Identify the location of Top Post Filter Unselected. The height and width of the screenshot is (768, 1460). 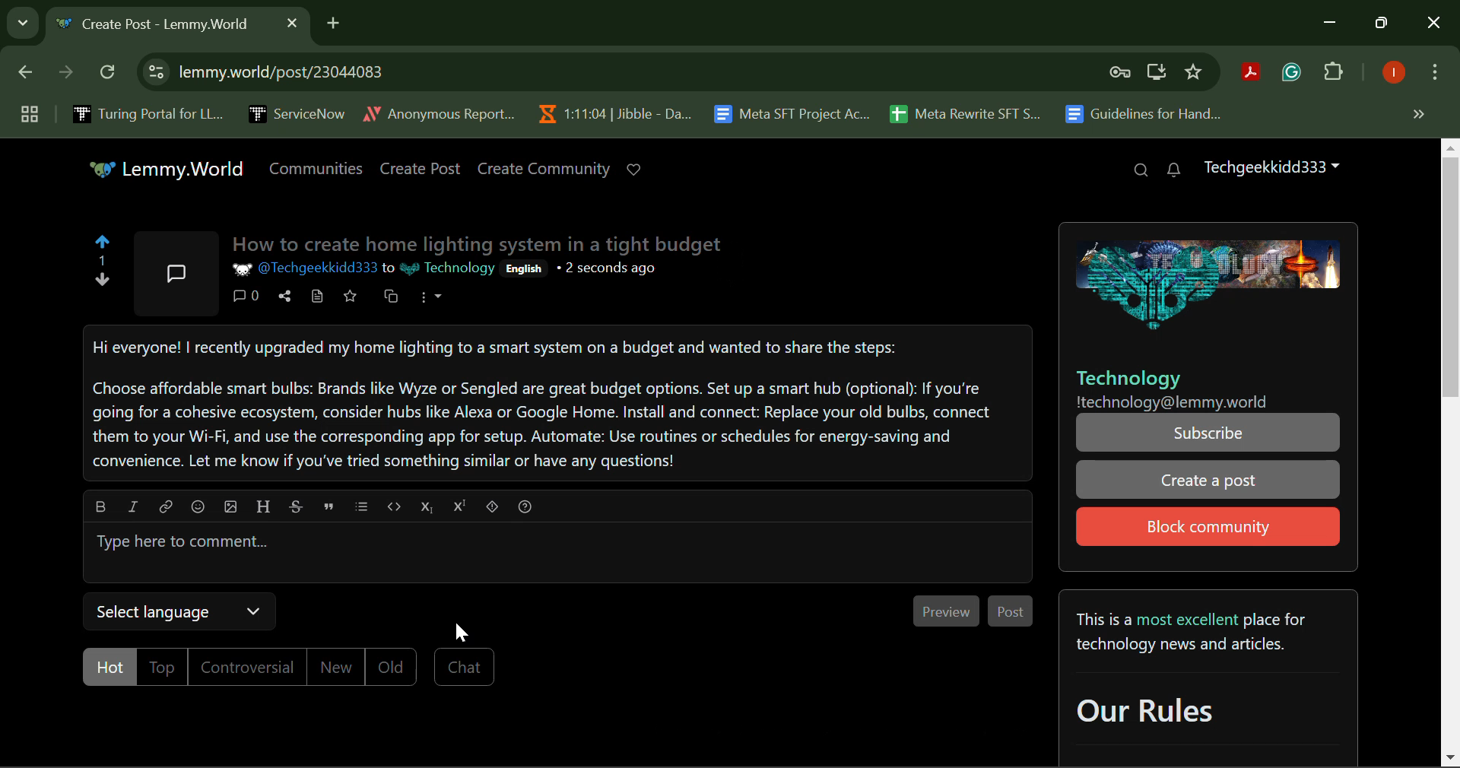
(165, 667).